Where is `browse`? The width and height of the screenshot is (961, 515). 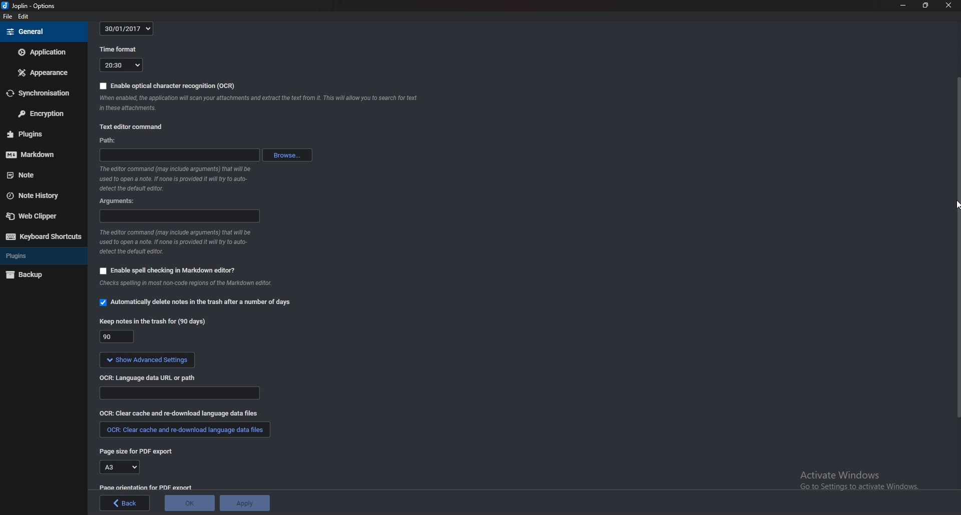
browse is located at coordinates (287, 154).